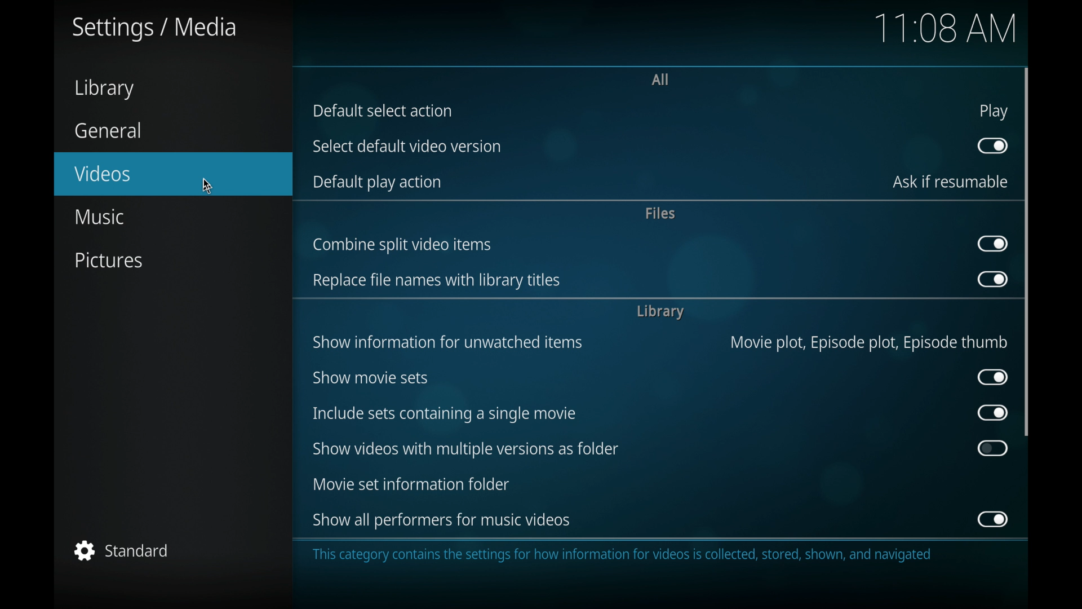 This screenshot has width=1082, height=609. What do you see at coordinates (993, 377) in the screenshot?
I see `toggle button` at bounding box center [993, 377].